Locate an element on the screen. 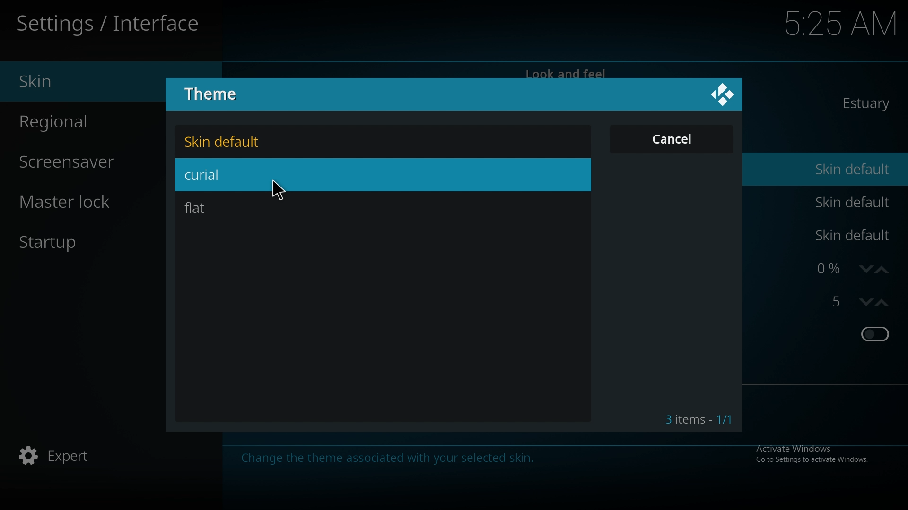 Image resolution: width=908 pixels, height=510 pixels. estuary is located at coordinates (866, 103).